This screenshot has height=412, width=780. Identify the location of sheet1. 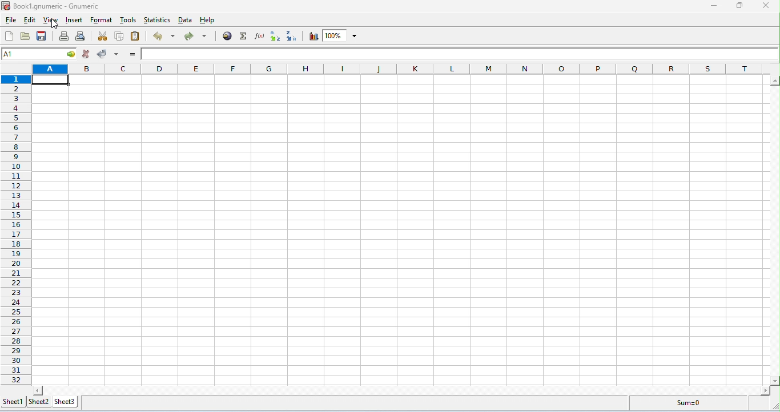
(12, 403).